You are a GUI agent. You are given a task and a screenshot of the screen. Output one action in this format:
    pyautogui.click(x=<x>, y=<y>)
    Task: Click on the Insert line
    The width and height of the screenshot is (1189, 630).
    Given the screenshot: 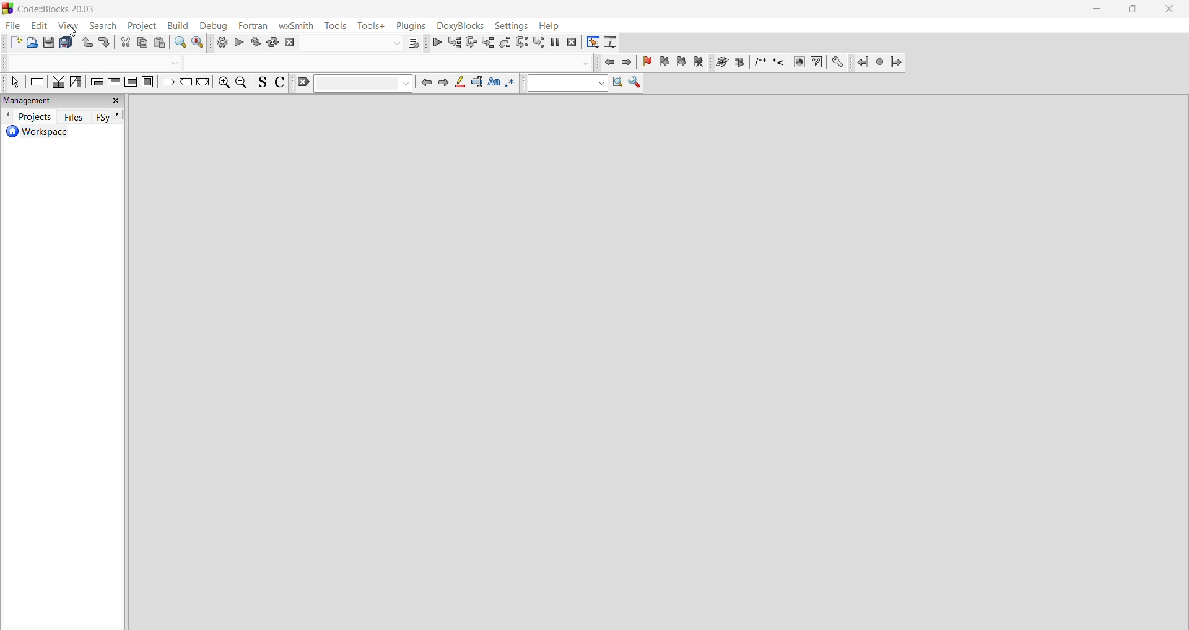 What is the action you would take?
    pyautogui.click(x=780, y=64)
    